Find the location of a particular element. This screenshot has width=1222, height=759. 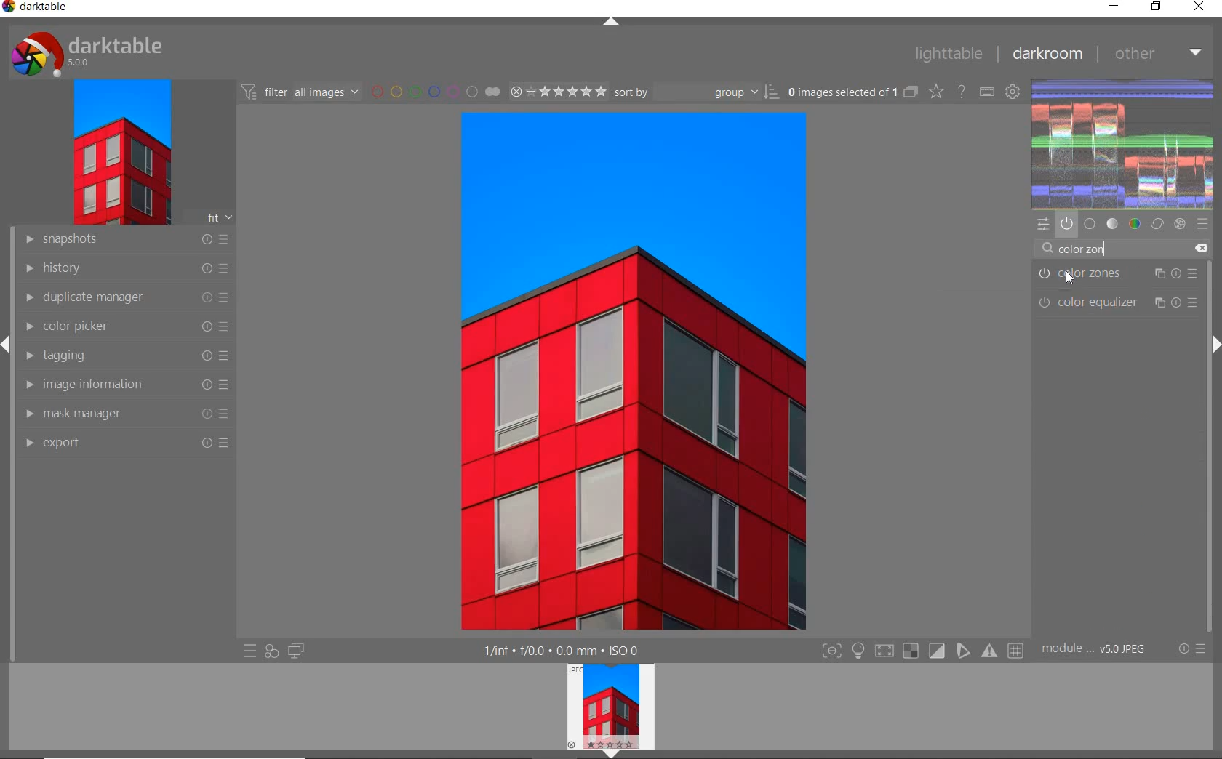

presets is located at coordinates (1202, 222).